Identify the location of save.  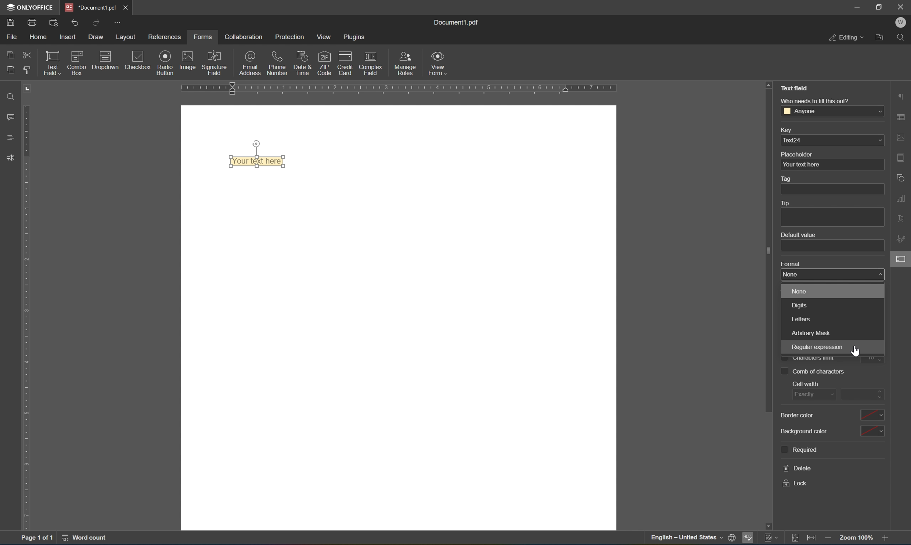
(10, 24).